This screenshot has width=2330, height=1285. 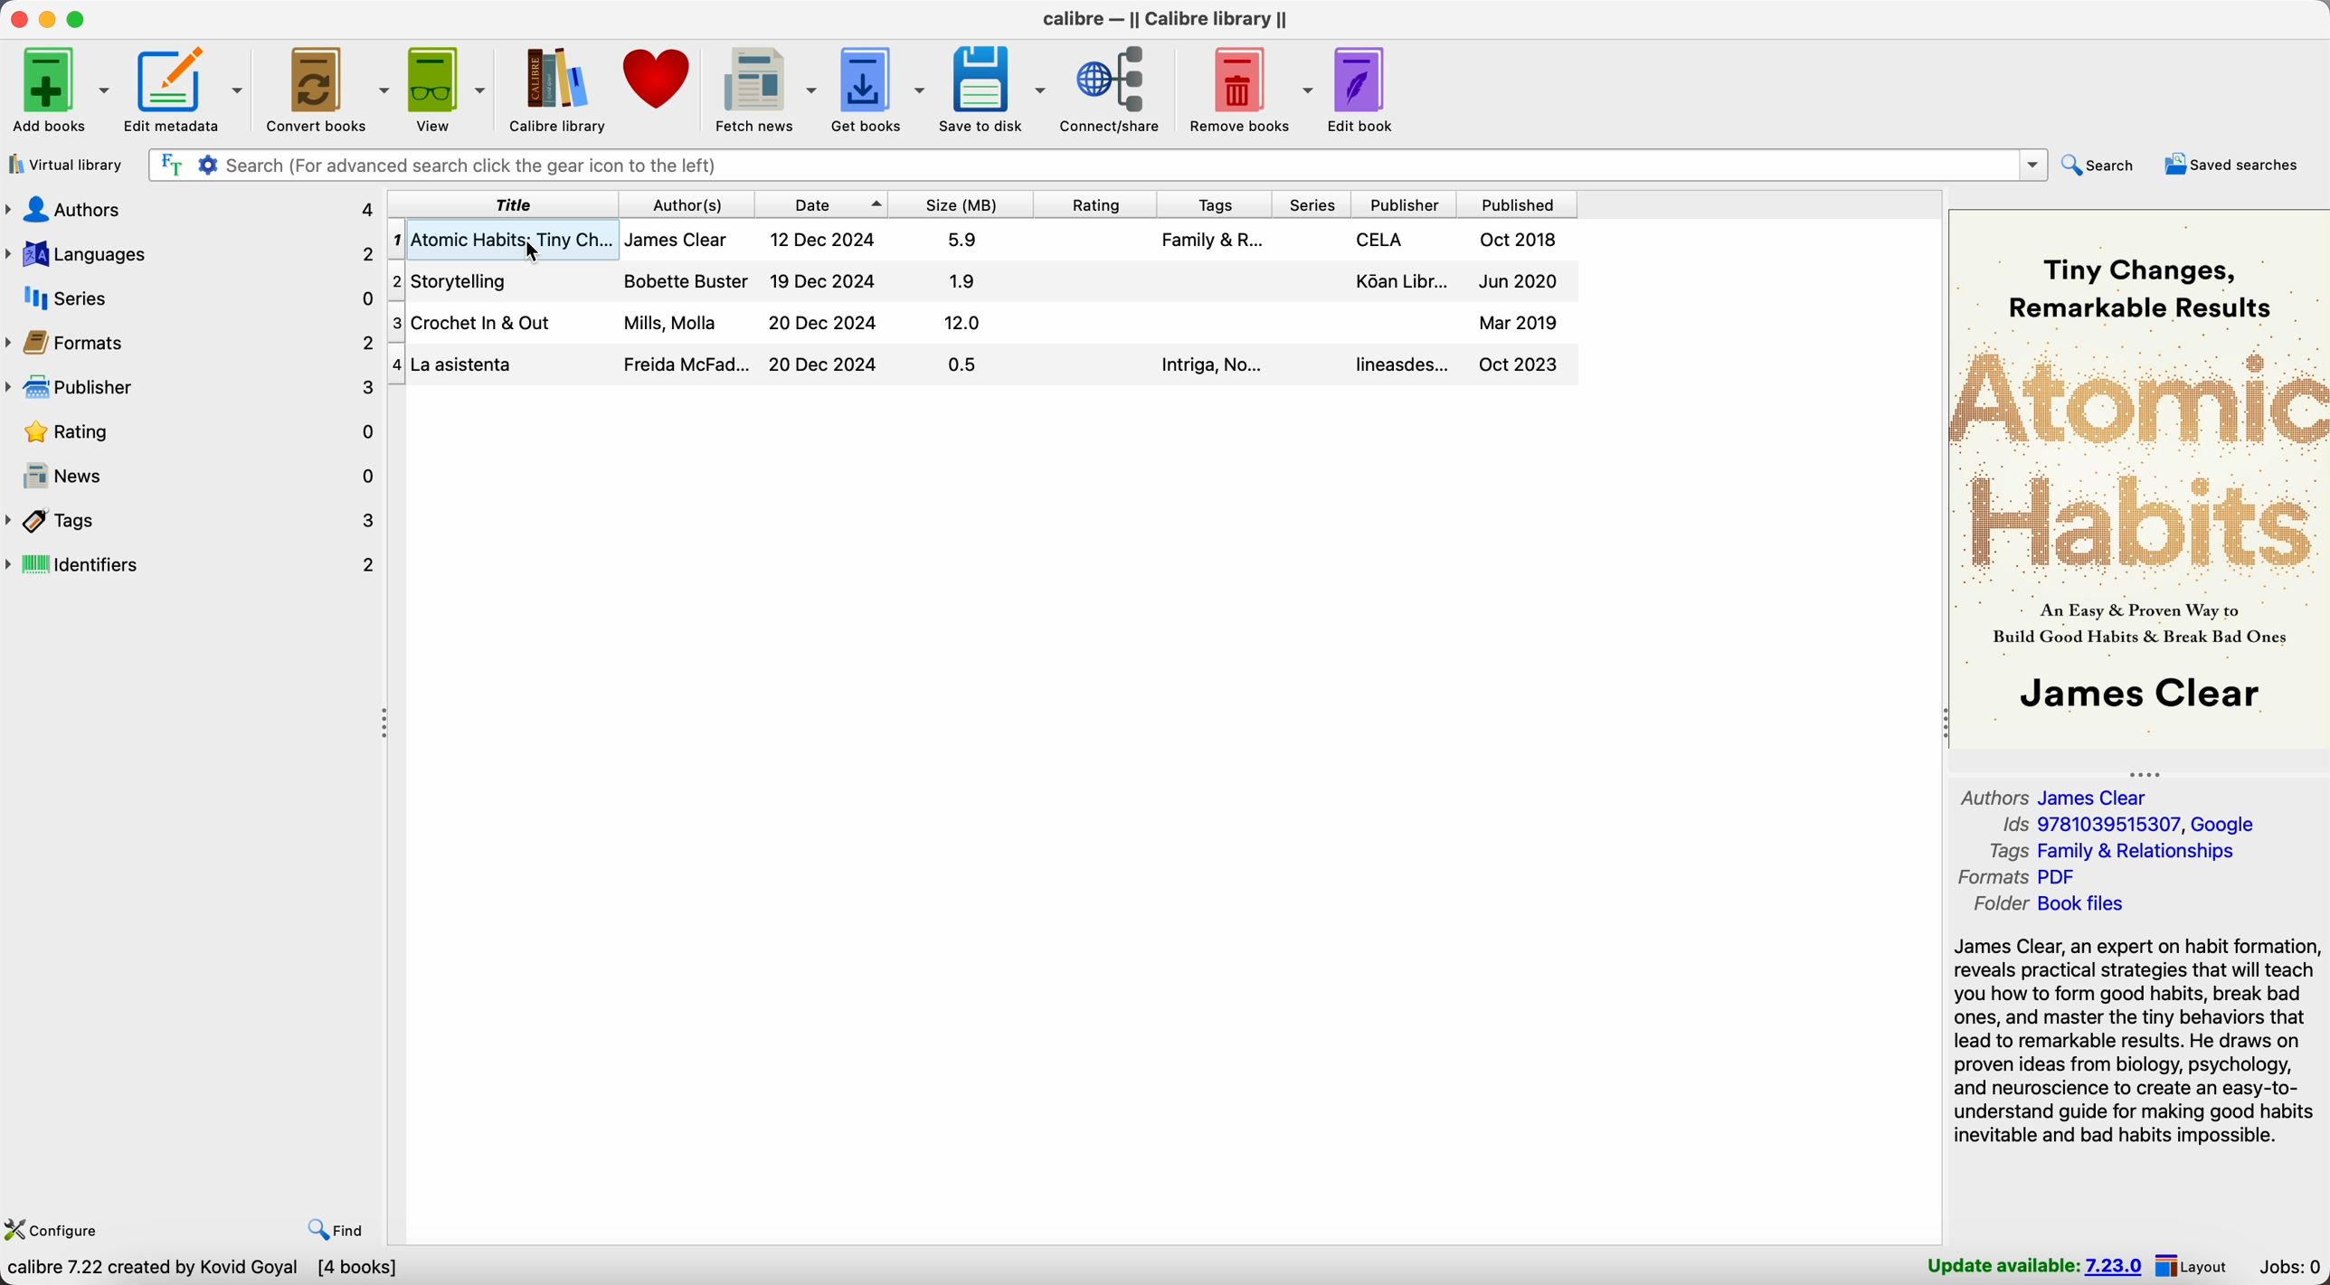 I want to click on title, so click(x=504, y=203).